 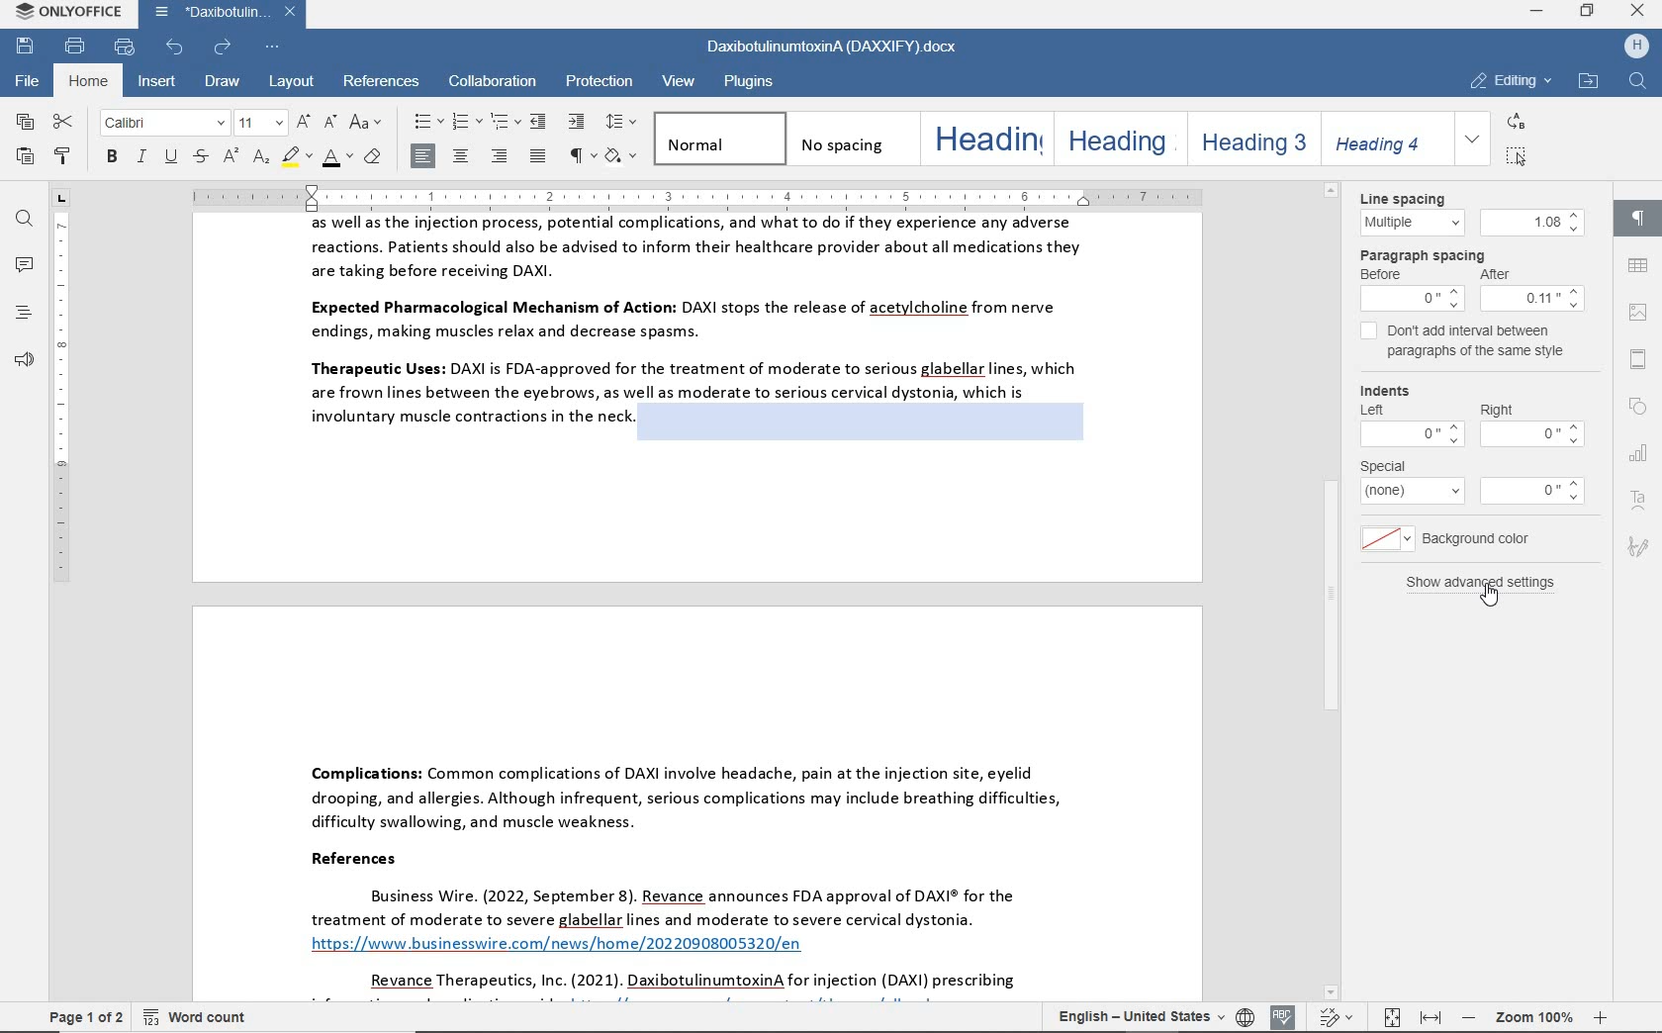 I want to click on heading 4, so click(x=1381, y=138).